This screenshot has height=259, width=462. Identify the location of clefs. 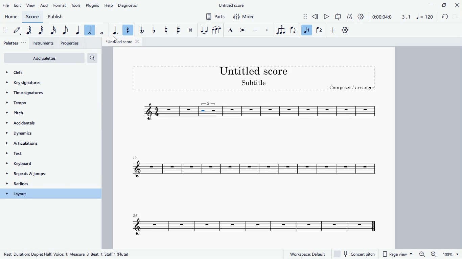
(44, 73).